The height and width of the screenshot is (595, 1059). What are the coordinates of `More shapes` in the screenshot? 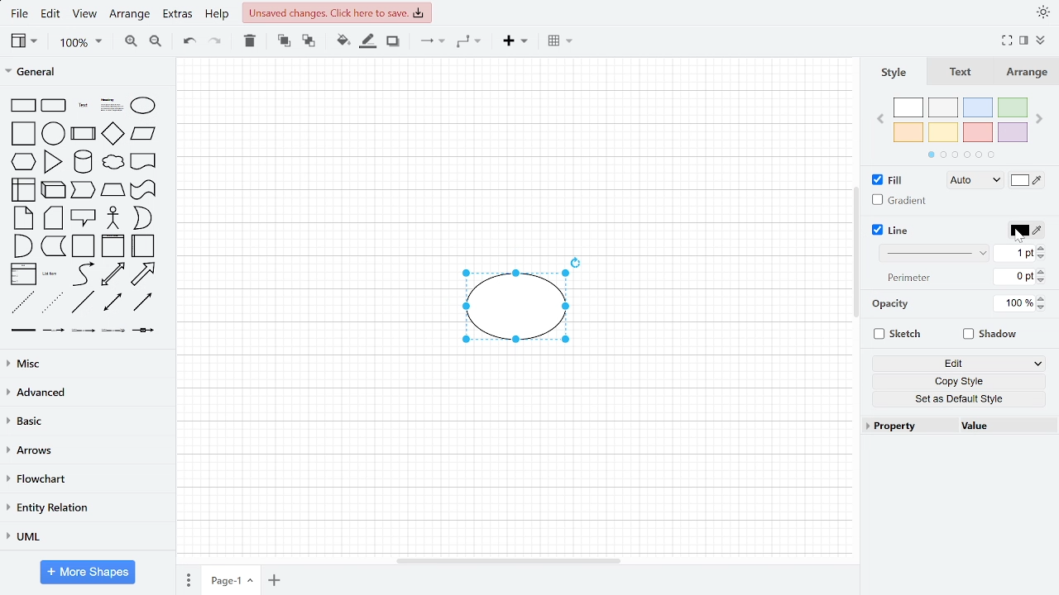 It's located at (88, 572).